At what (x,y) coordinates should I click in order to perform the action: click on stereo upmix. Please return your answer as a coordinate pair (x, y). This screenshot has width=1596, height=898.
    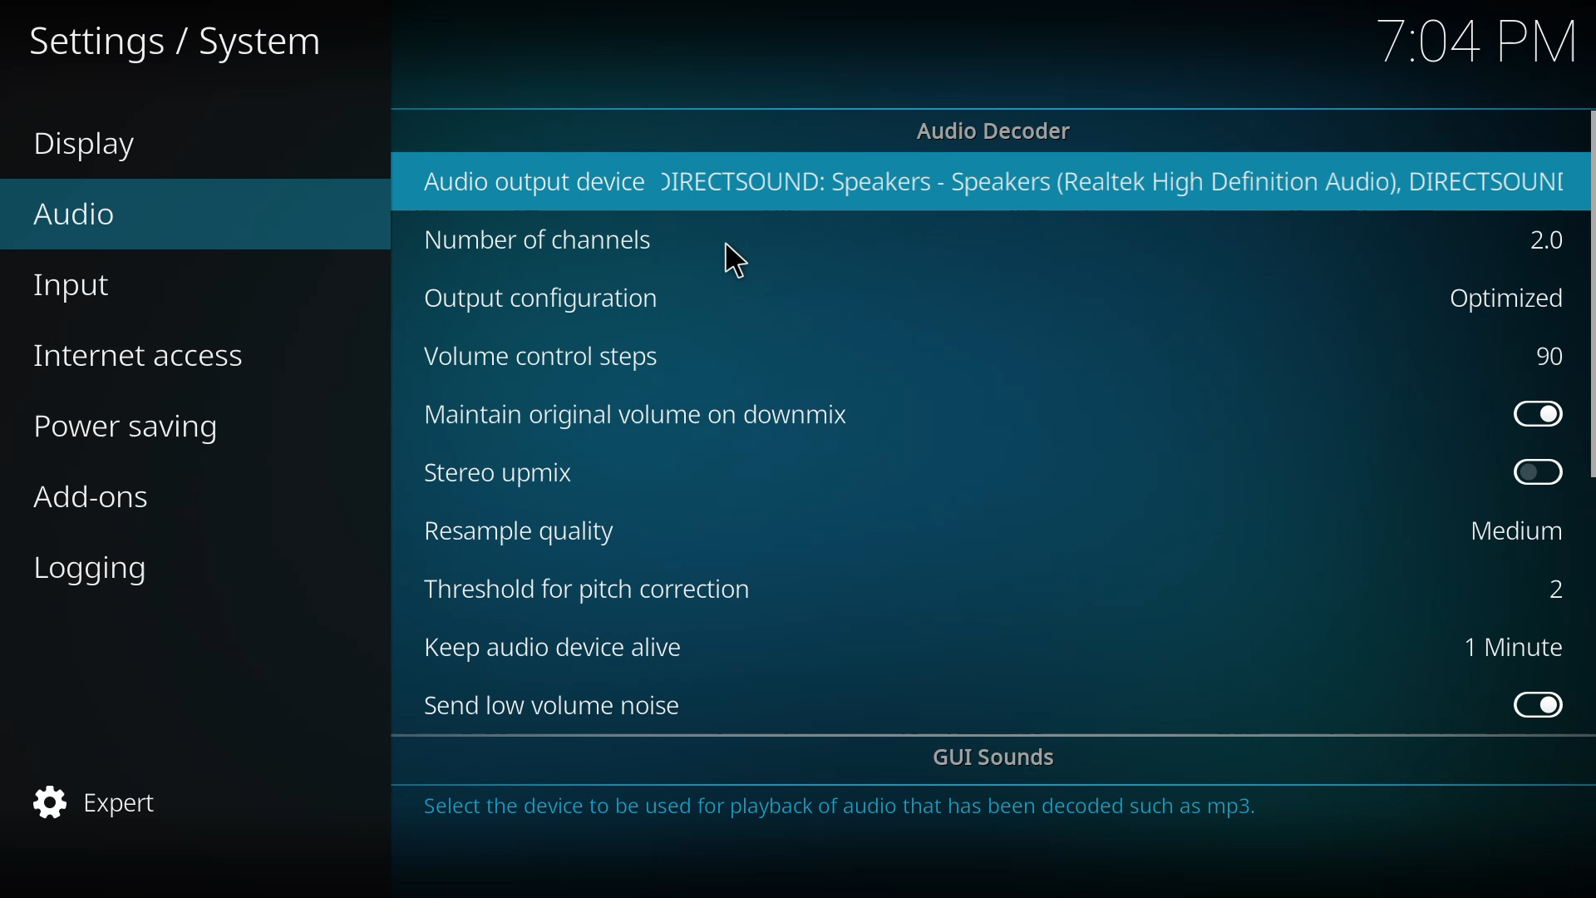
    Looking at the image, I should click on (500, 471).